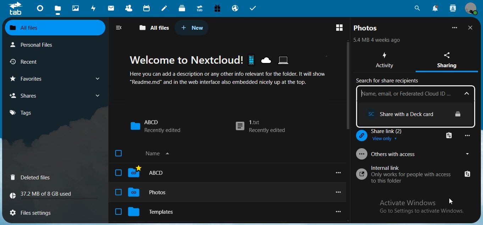  I want to click on notes, so click(164, 8).